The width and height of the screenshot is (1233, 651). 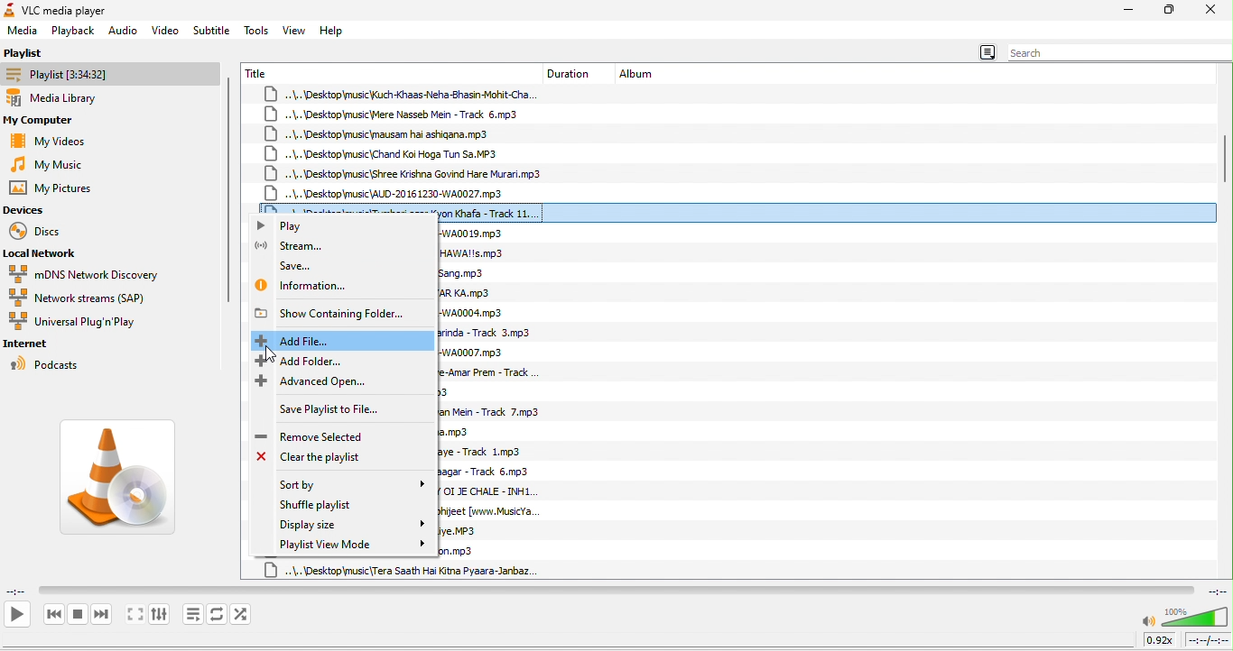 I want to click on elapsed time, so click(x=18, y=590).